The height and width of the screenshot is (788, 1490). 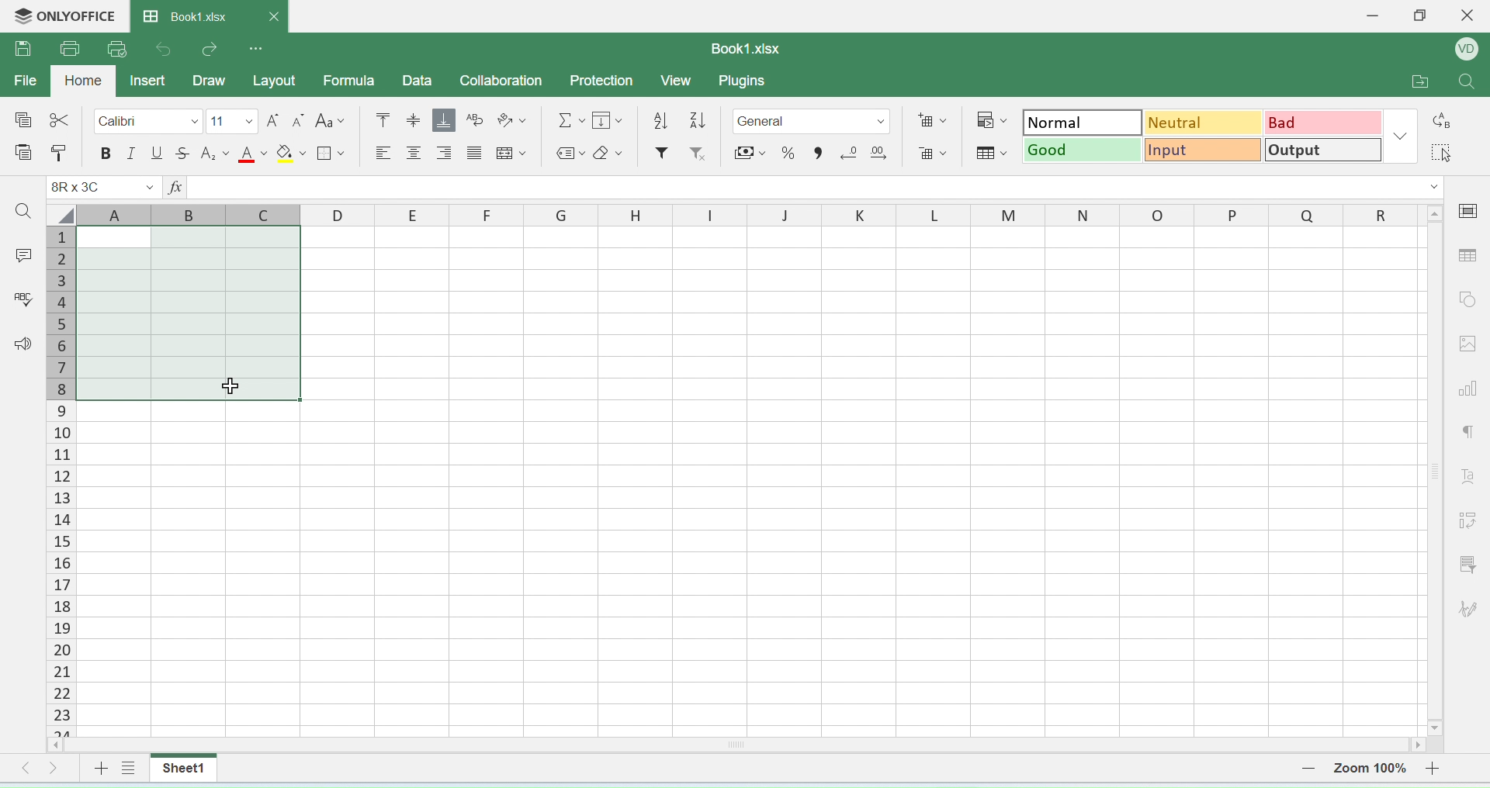 What do you see at coordinates (825, 153) in the screenshot?
I see `comma` at bounding box center [825, 153].